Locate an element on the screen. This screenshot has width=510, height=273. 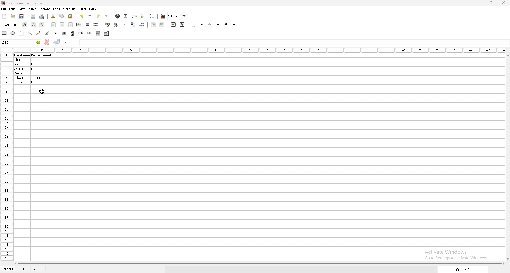
hr is located at coordinates (33, 74).